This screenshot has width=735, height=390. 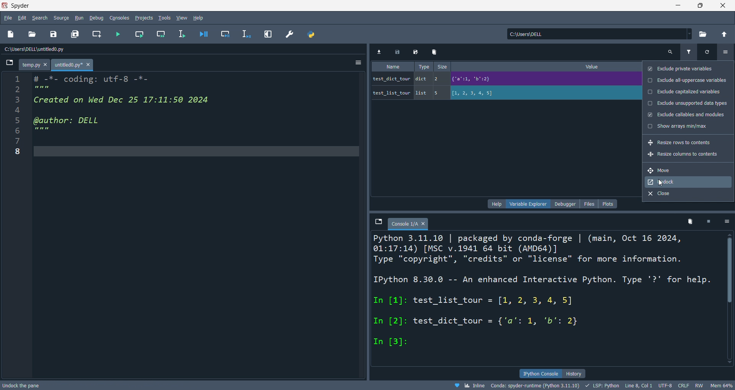 I want to click on console, so click(x=119, y=18).